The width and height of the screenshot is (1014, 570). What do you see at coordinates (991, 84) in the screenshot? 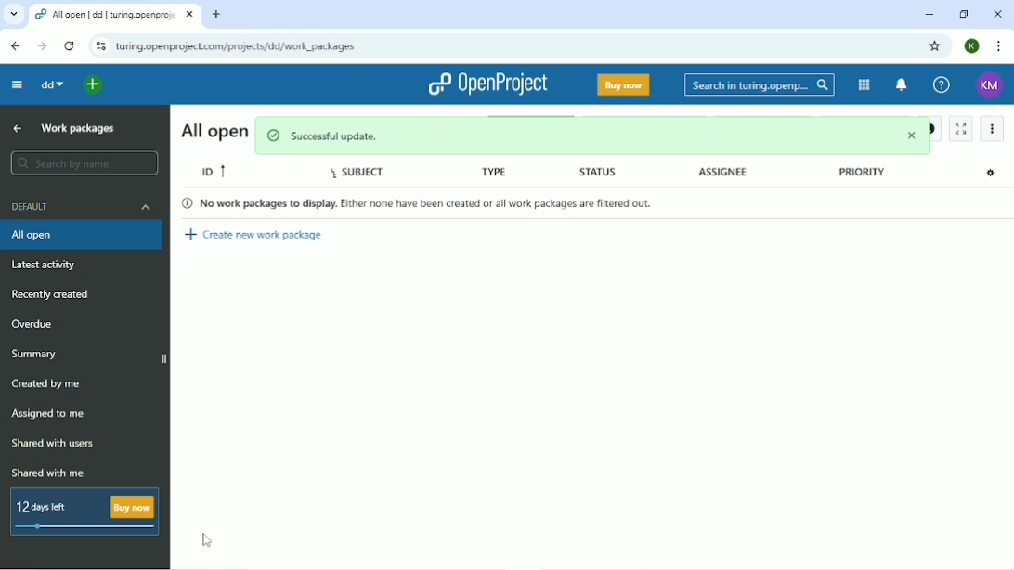
I see `KM` at bounding box center [991, 84].